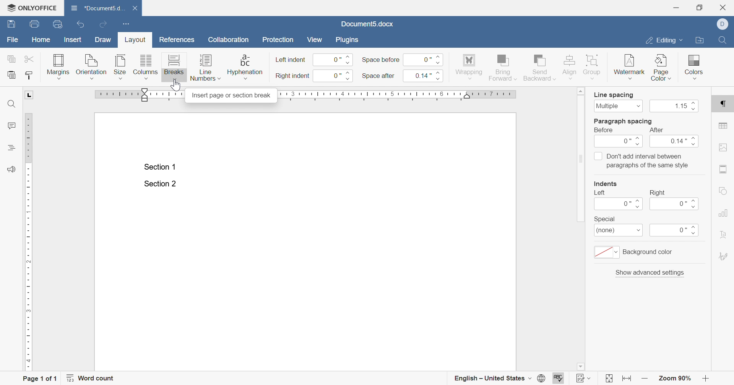 The width and height of the screenshot is (734, 385). I want to click on adjust margin, so click(146, 95).